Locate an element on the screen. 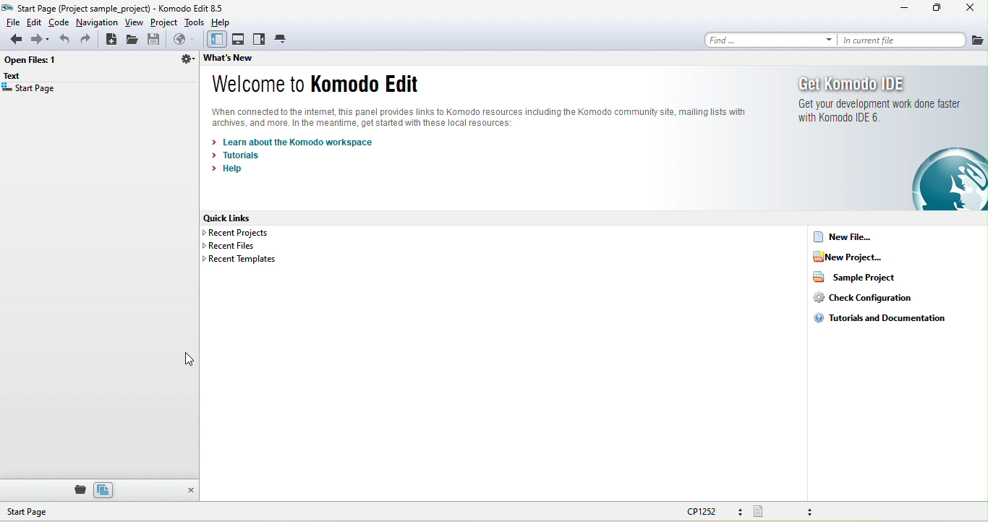  get komodo ide is located at coordinates (880, 105).